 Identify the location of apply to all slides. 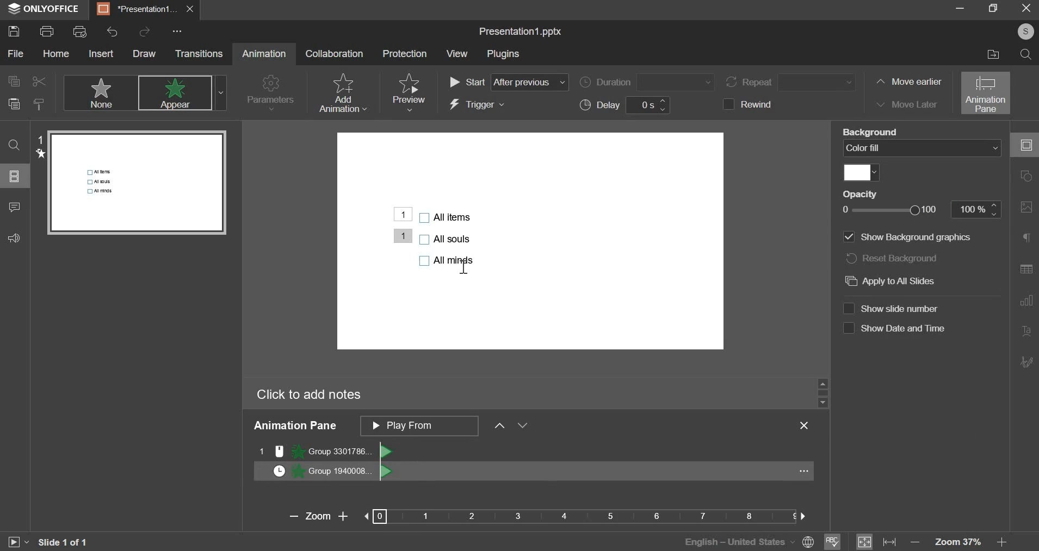
(896, 281).